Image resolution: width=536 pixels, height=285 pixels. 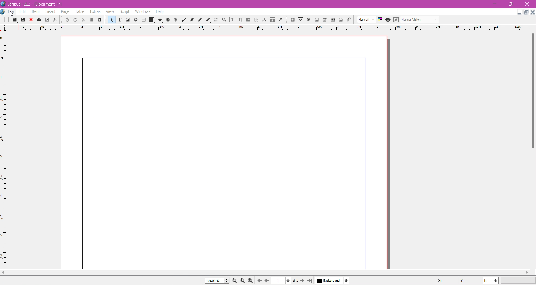 What do you see at coordinates (208, 20) in the screenshot?
I see `calligraphic lines` at bounding box center [208, 20].